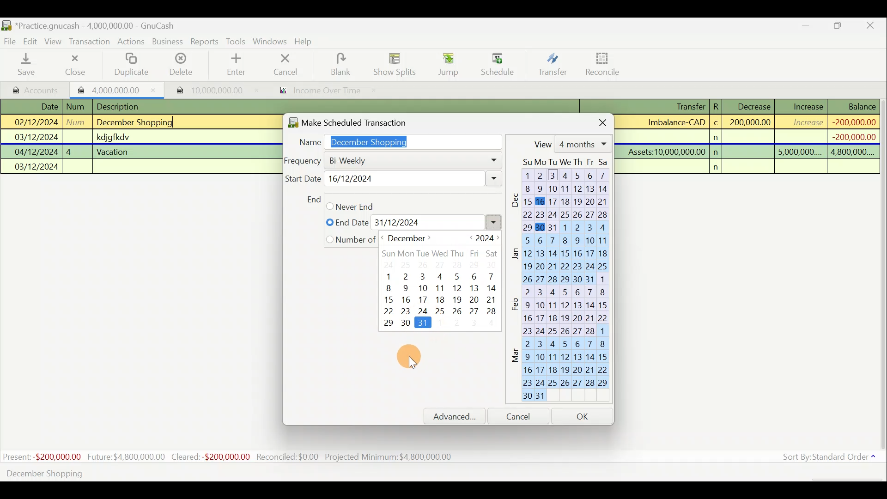 The image size is (887, 499). Describe the element at coordinates (168, 42) in the screenshot. I see `Business` at that location.